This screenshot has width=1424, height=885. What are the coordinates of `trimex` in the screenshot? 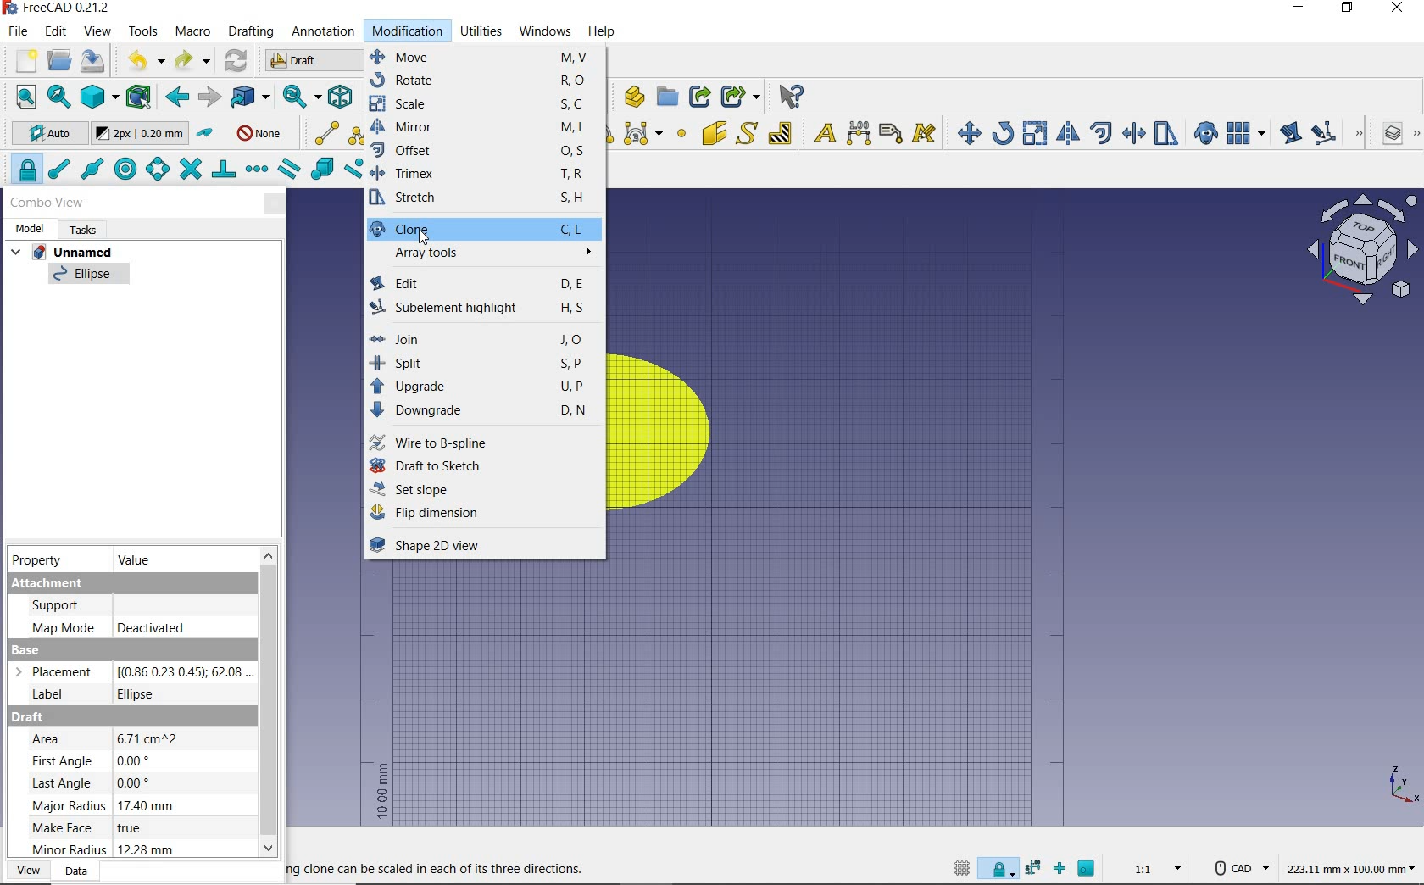 It's located at (484, 175).